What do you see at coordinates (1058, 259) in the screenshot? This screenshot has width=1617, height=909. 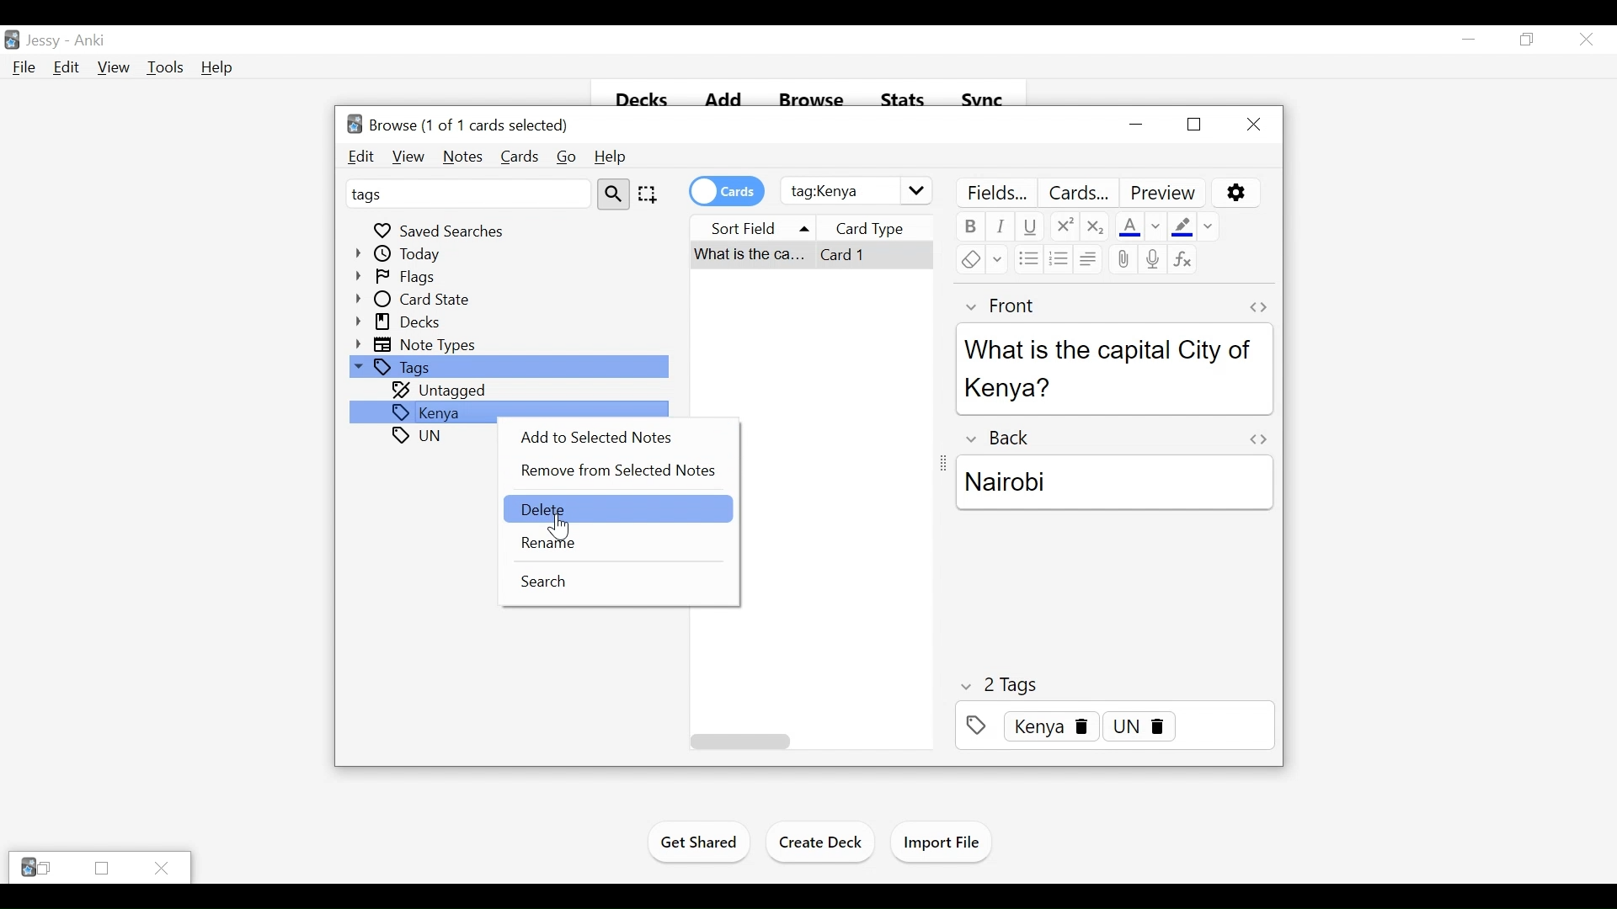 I see `Ordered list` at bounding box center [1058, 259].